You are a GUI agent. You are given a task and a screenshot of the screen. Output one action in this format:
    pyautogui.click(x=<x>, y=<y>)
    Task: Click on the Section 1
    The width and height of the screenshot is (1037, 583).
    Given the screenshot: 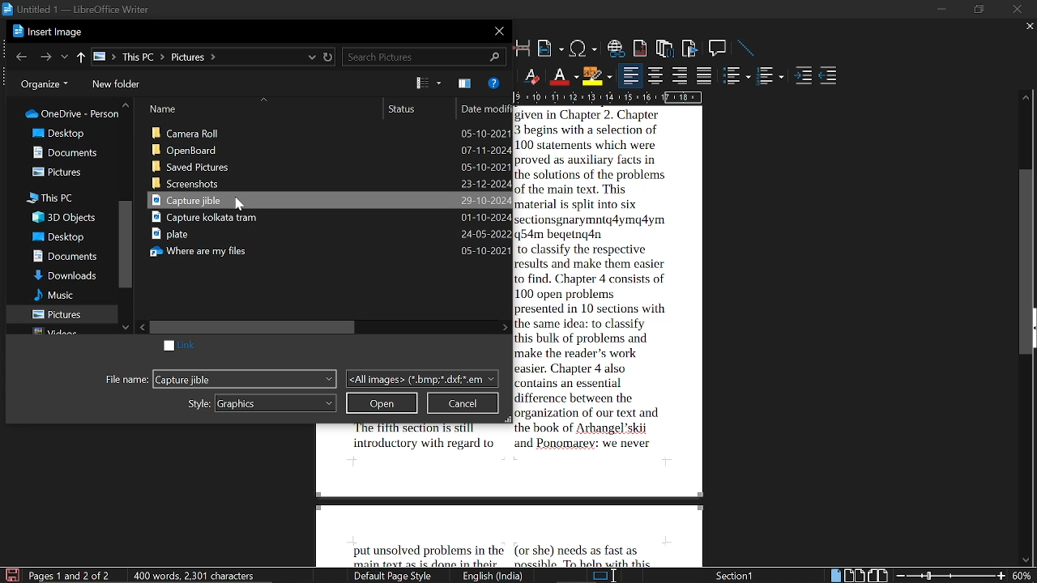 What is the action you would take?
    pyautogui.click(x=732, y=575)
    